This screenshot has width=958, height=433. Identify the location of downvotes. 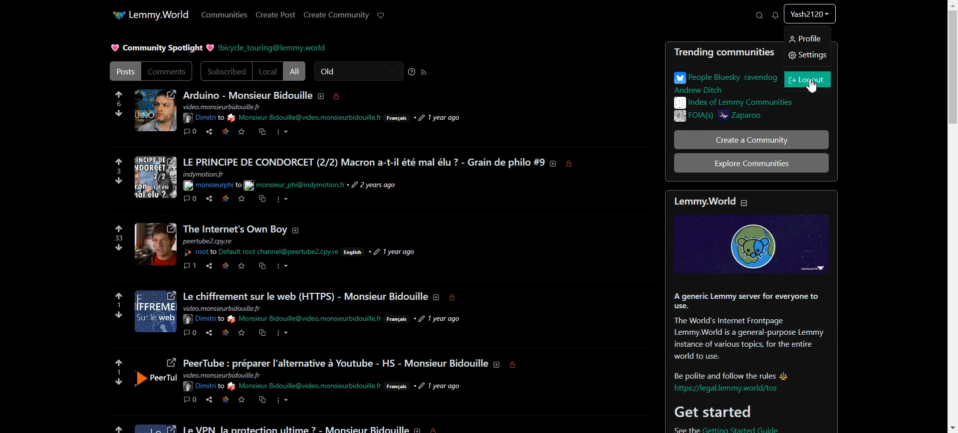
(115, 183).